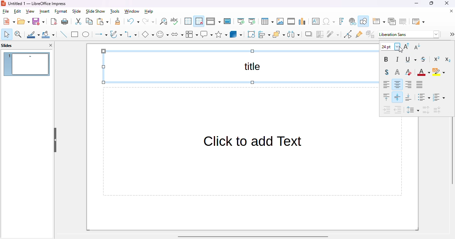 Image resolution: width=455 pixels, height=239 pixels. Describe the element at coordinates (7, 46) in the screenshot. I see `slides` at that location.